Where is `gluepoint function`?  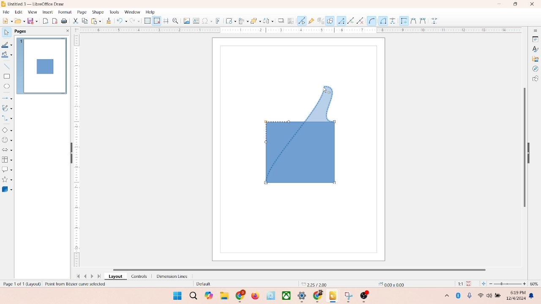 gluepoint function is located at coordinates (311, 21).